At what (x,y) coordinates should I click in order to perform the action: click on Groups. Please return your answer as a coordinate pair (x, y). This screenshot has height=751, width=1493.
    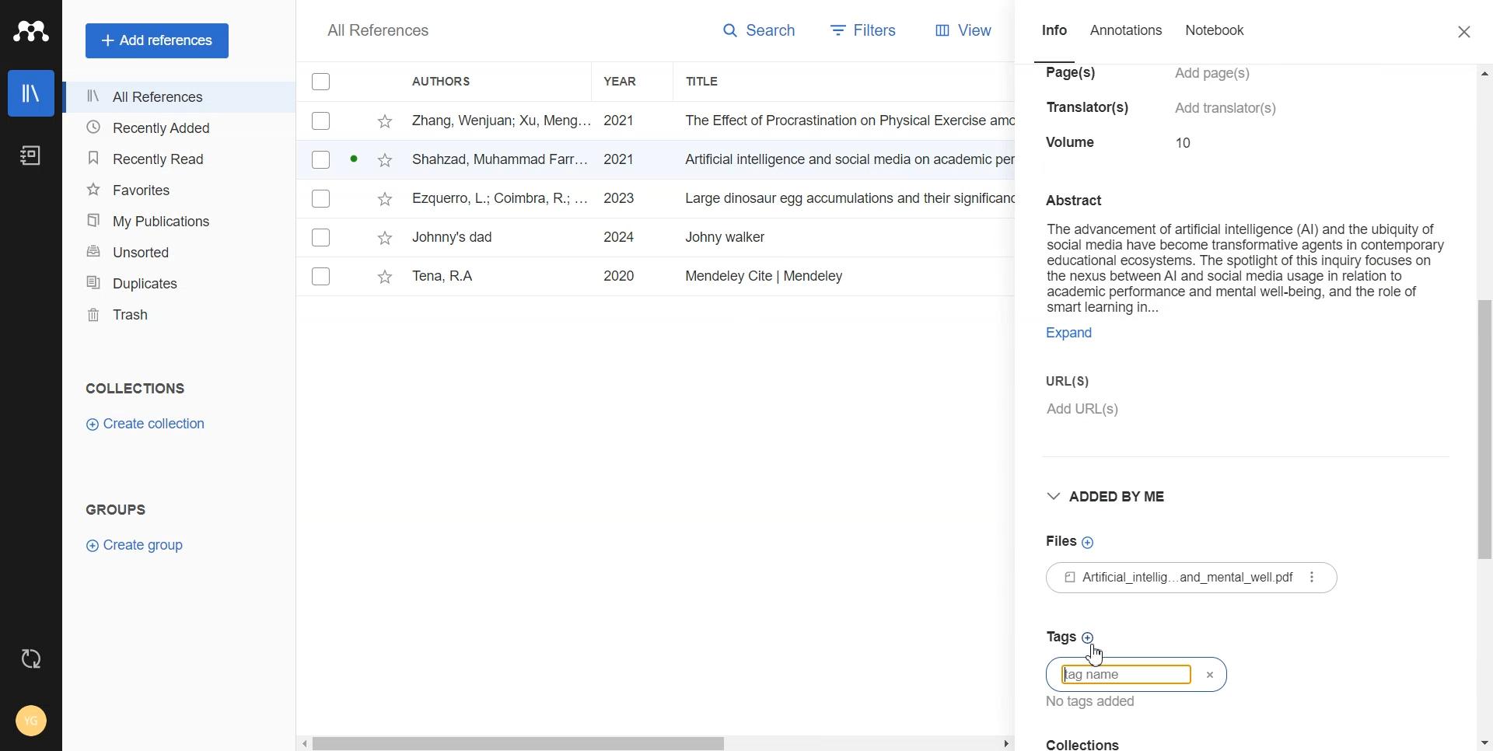
    Looking at the image, I should click on (117, 508).